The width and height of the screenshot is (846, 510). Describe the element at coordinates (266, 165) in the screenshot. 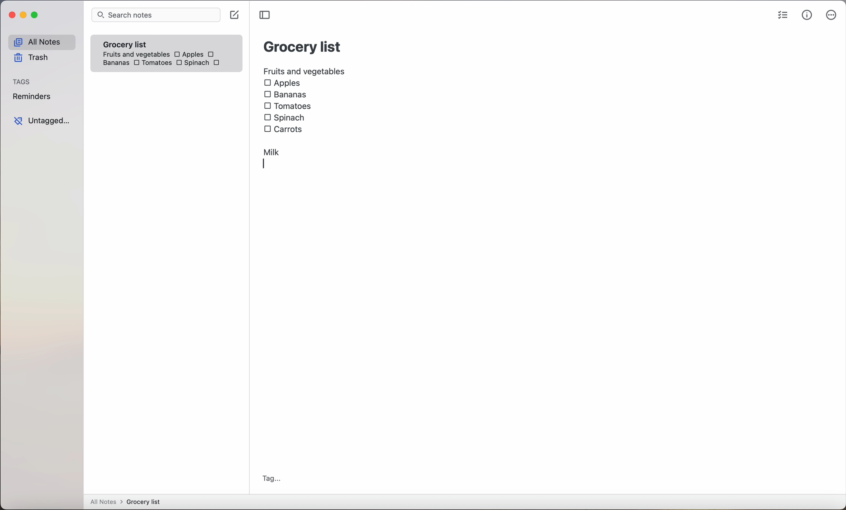

I see `enter` at that location.